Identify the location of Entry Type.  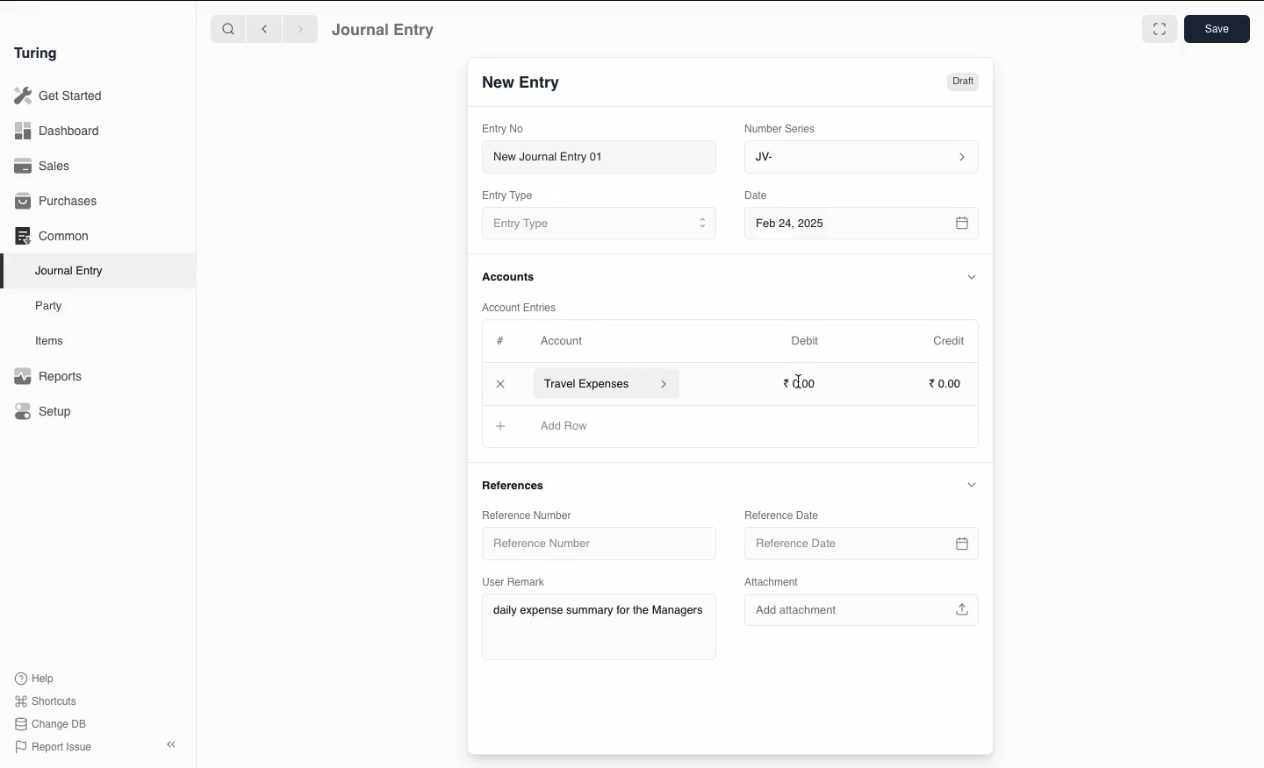
(507, 196).